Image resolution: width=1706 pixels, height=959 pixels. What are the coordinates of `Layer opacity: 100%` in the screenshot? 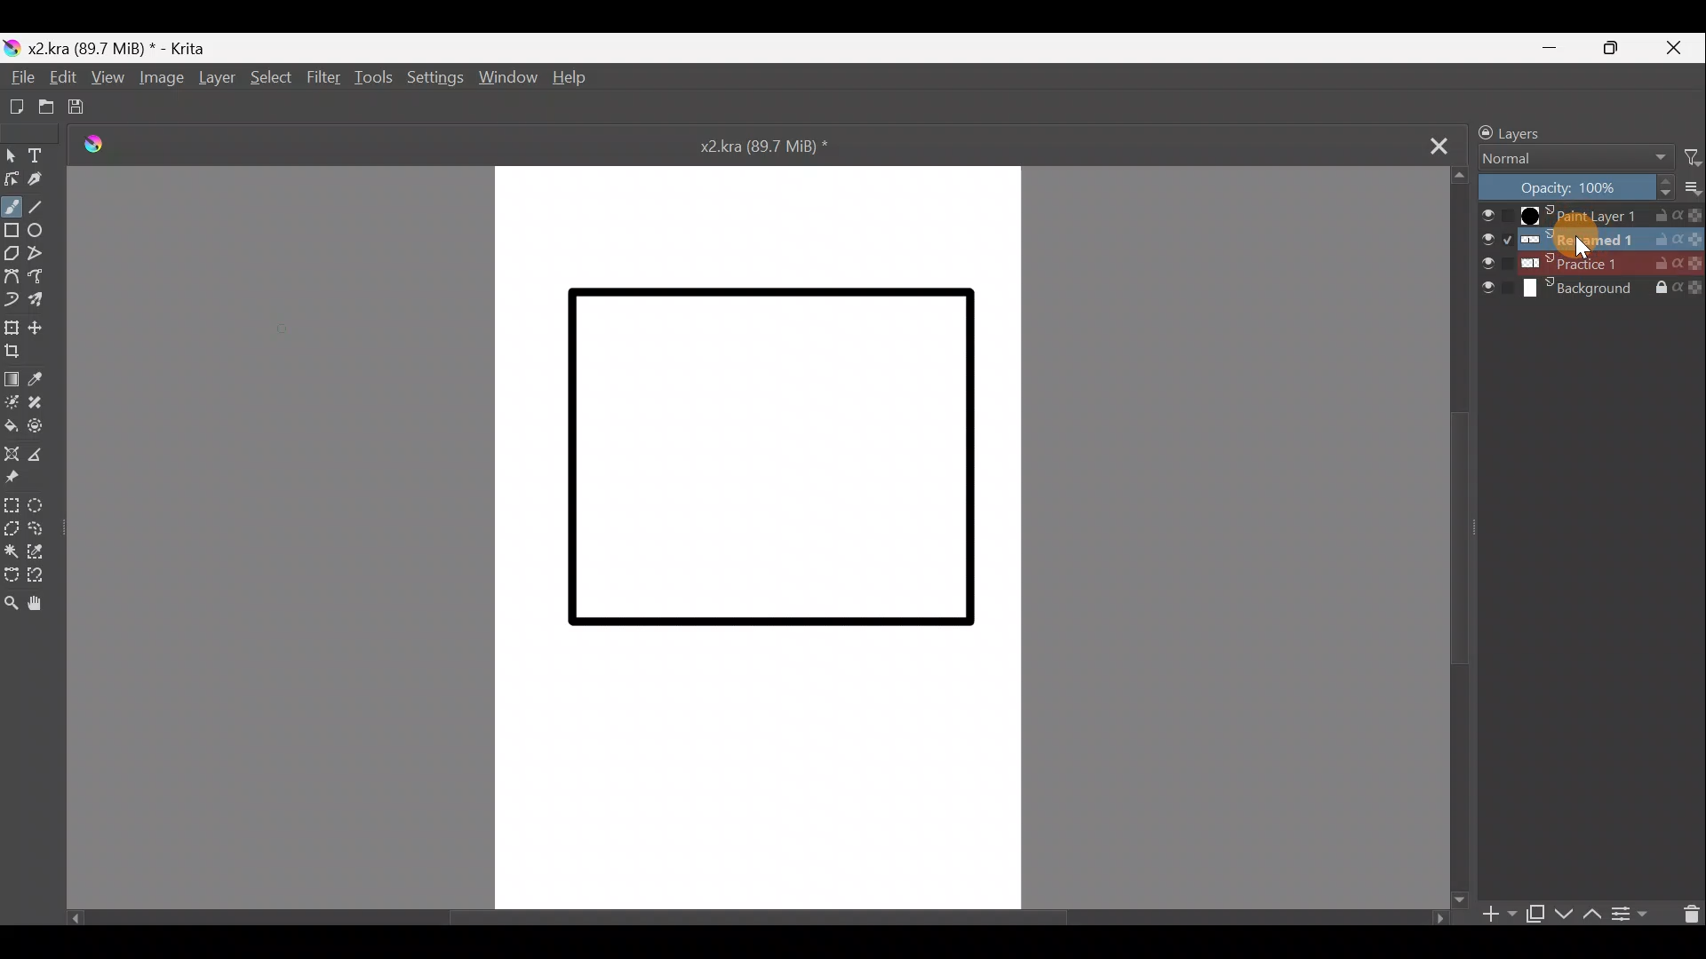 It's located at (1572, 187).